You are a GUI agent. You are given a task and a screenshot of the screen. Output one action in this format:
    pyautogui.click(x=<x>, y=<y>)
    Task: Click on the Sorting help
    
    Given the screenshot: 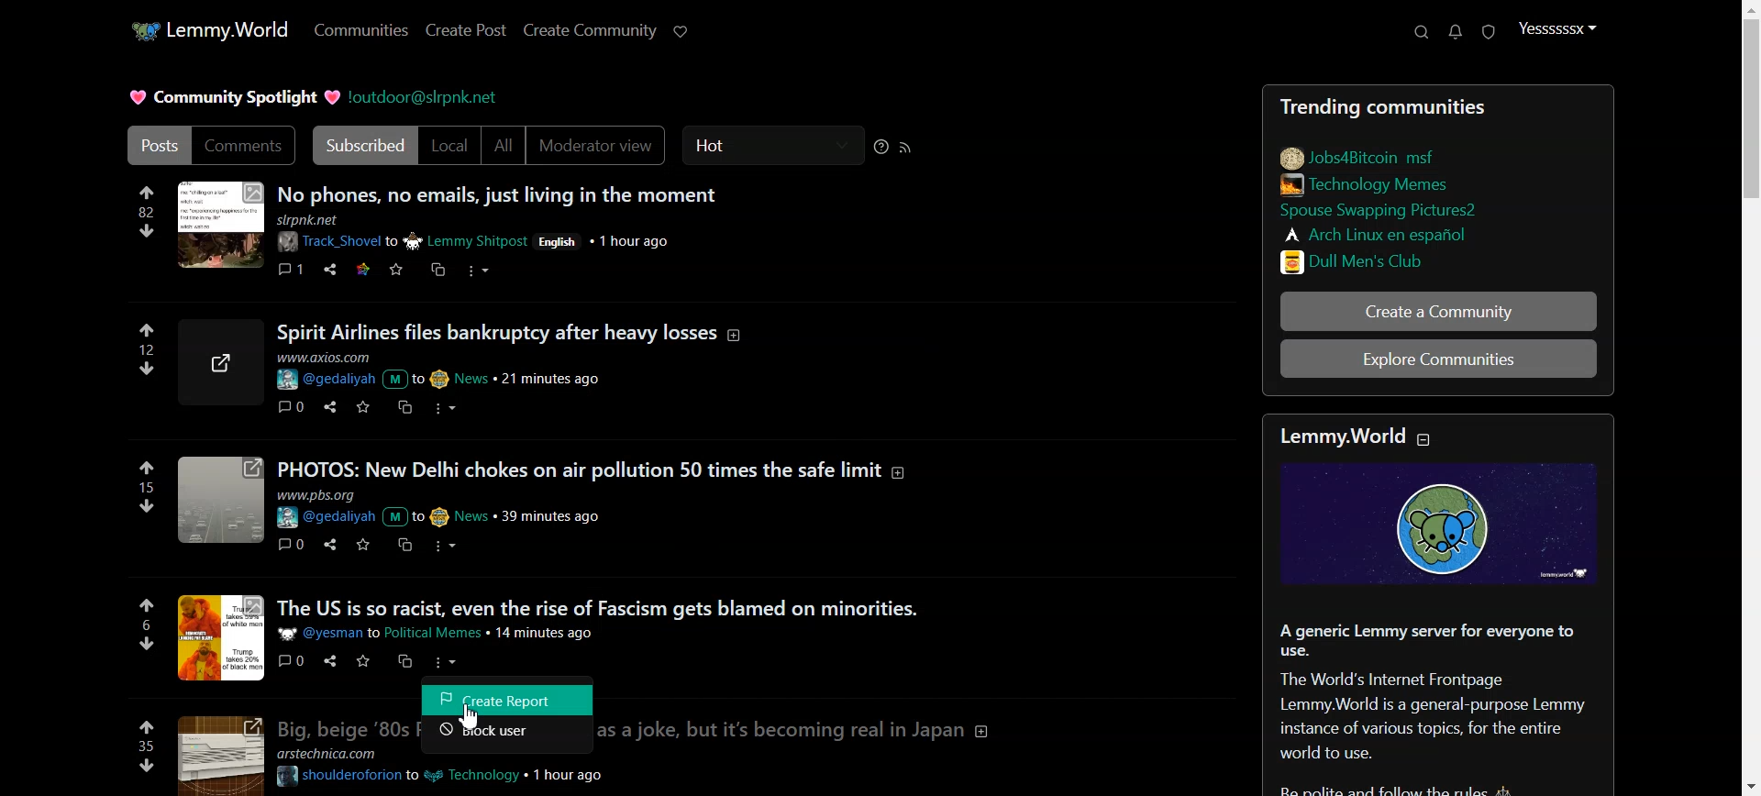 What is the action you would take?
    pyautogui.click(x=881, y=147)
    